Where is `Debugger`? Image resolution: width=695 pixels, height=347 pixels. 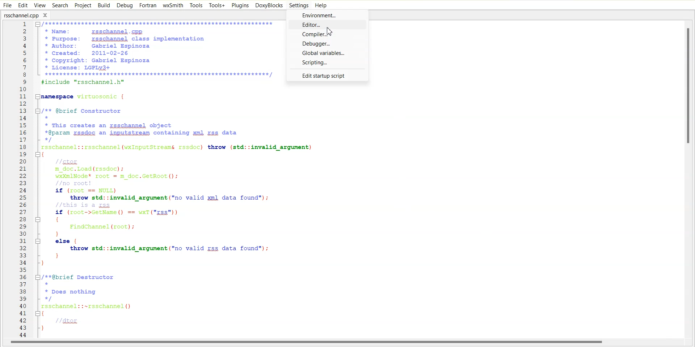
Debugger is located at coordinates (327, 44).